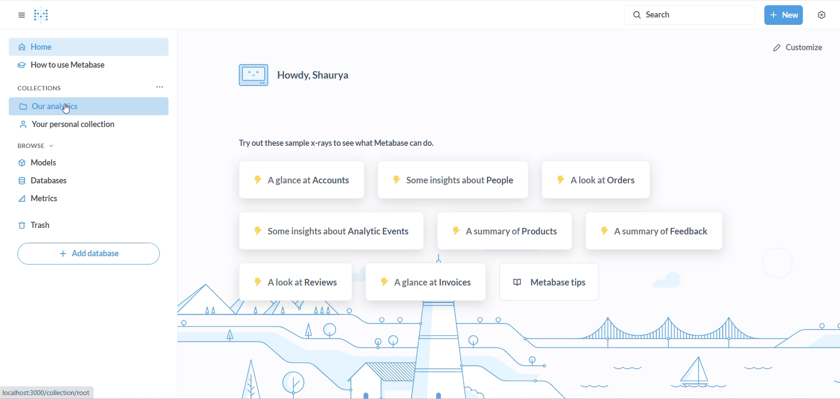  What do you see at coordinates (825, 15) in the screenshot?
I see `settings` at bounding box center [825, 15].